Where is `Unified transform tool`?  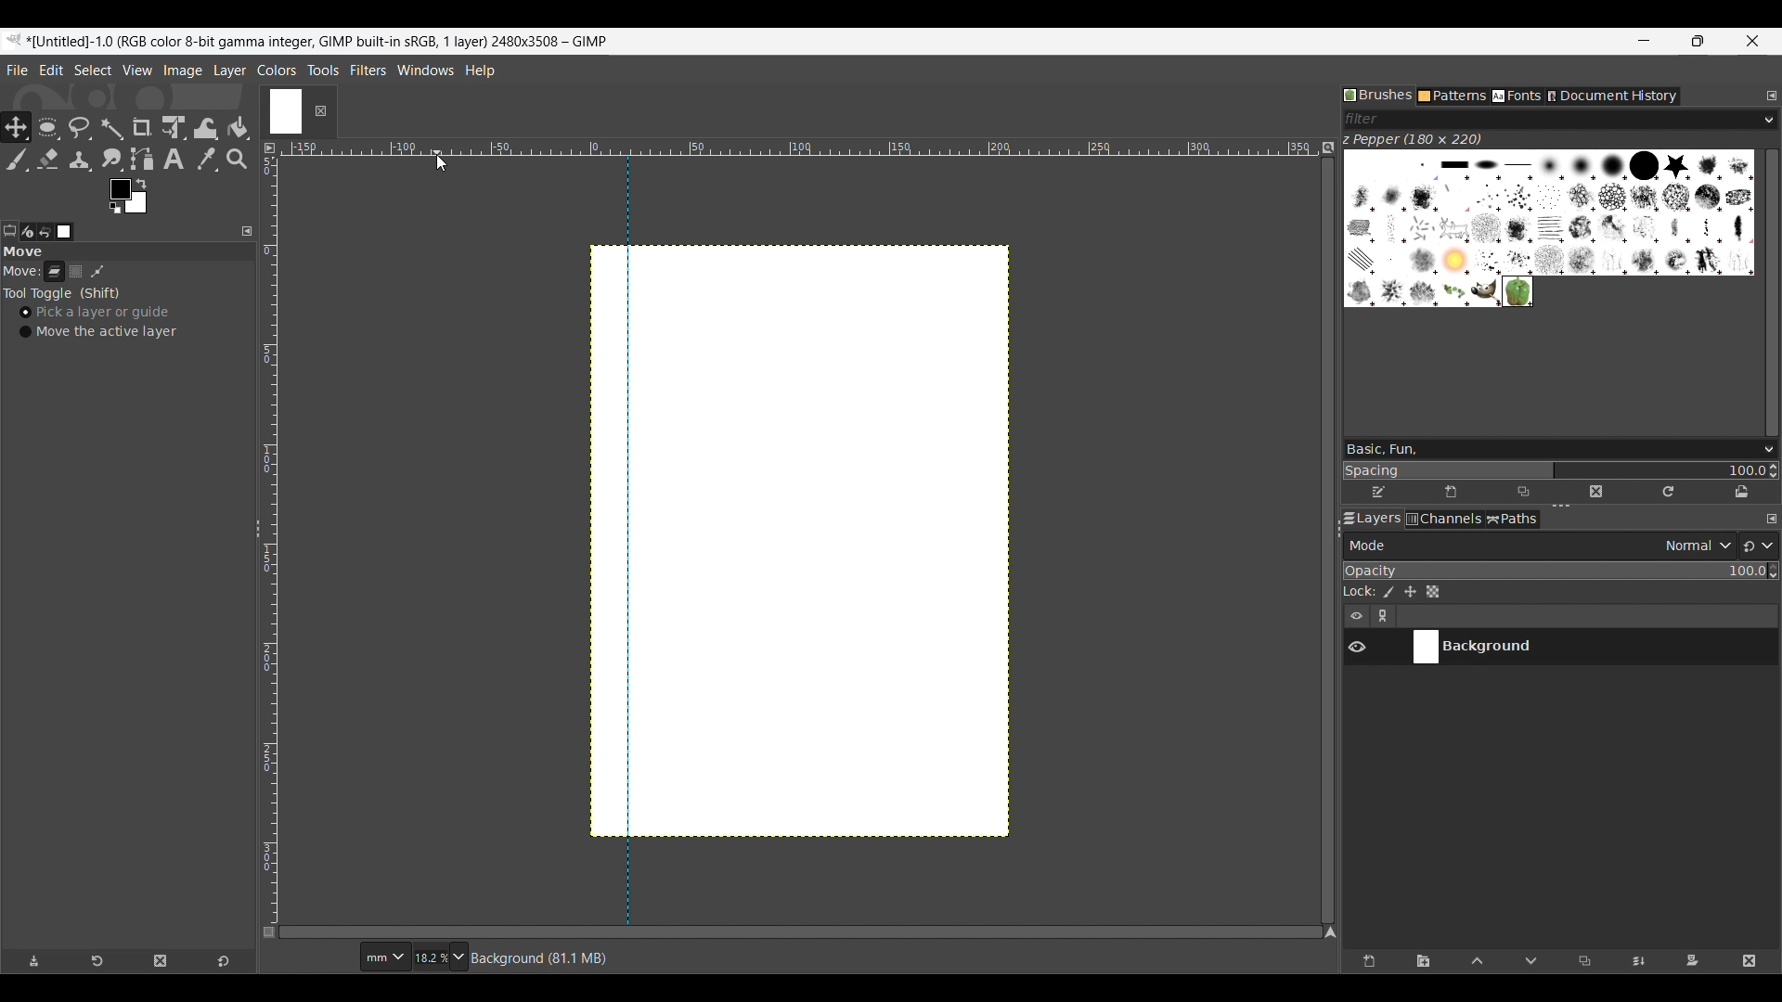
Unified transform tool is located at coordinates (173, 127).